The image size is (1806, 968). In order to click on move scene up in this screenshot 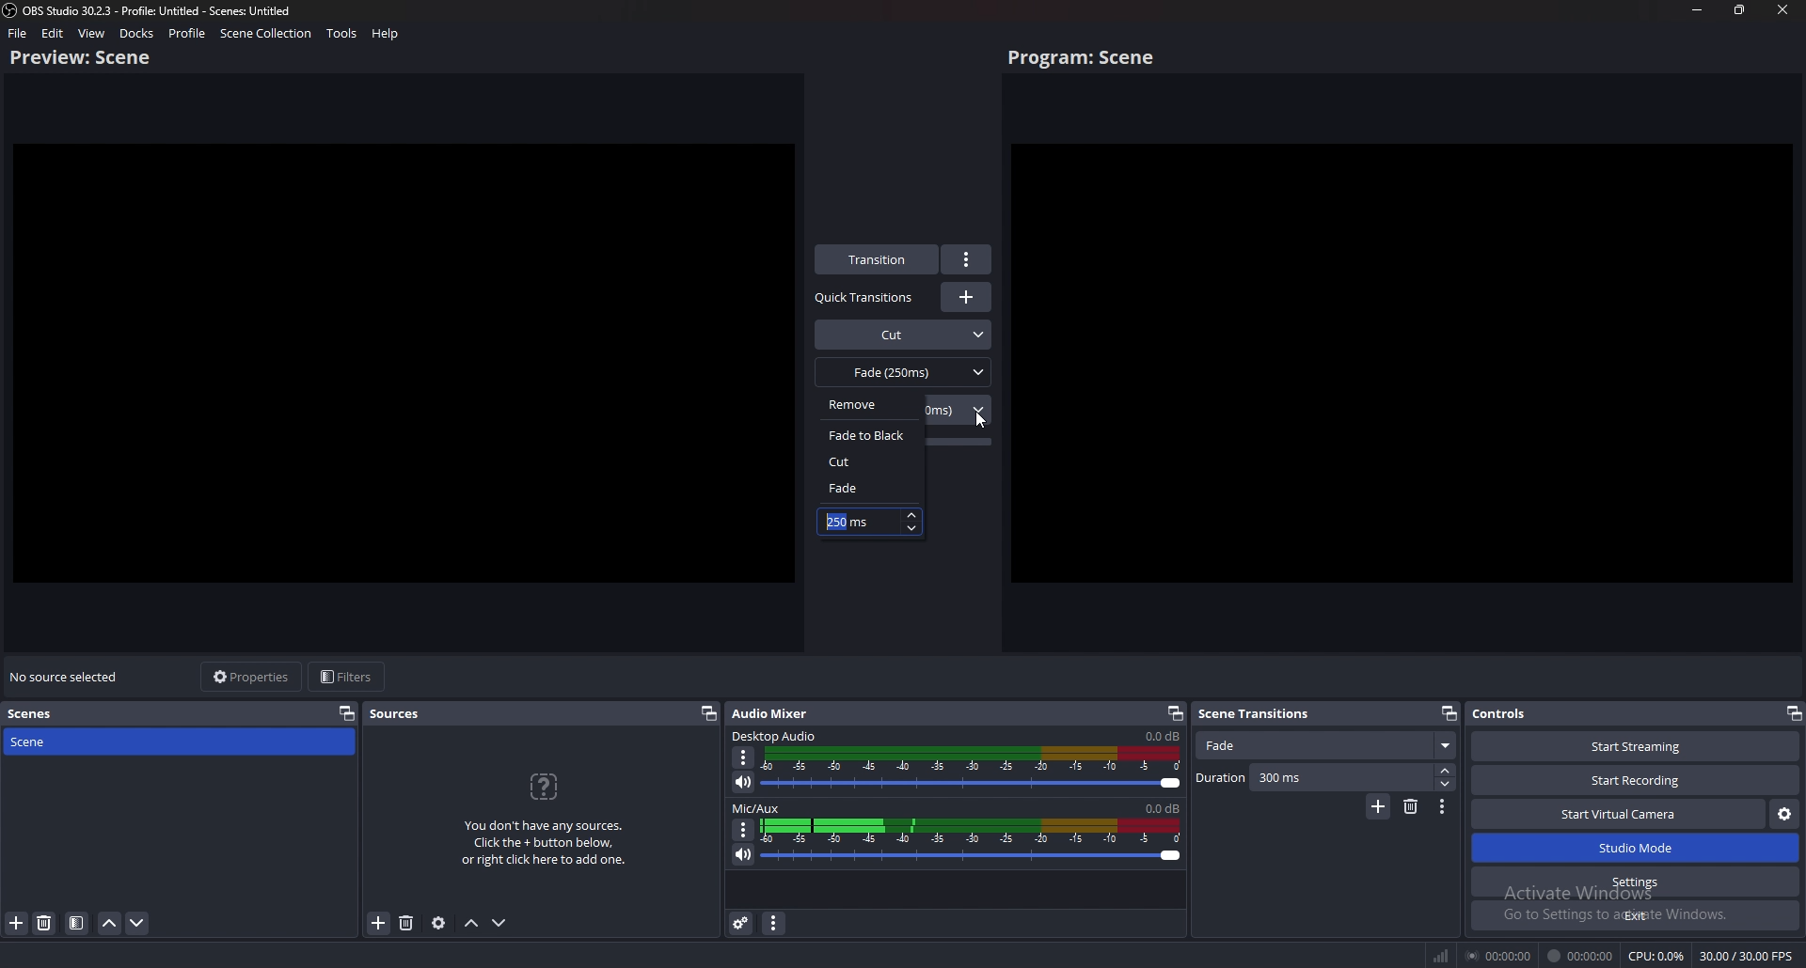, I will do `click(110, 923)`.